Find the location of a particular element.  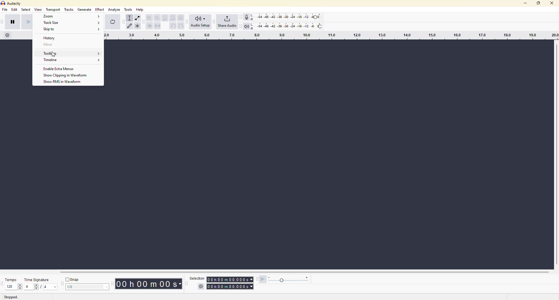

share audio is located at coordinates (227, 22).